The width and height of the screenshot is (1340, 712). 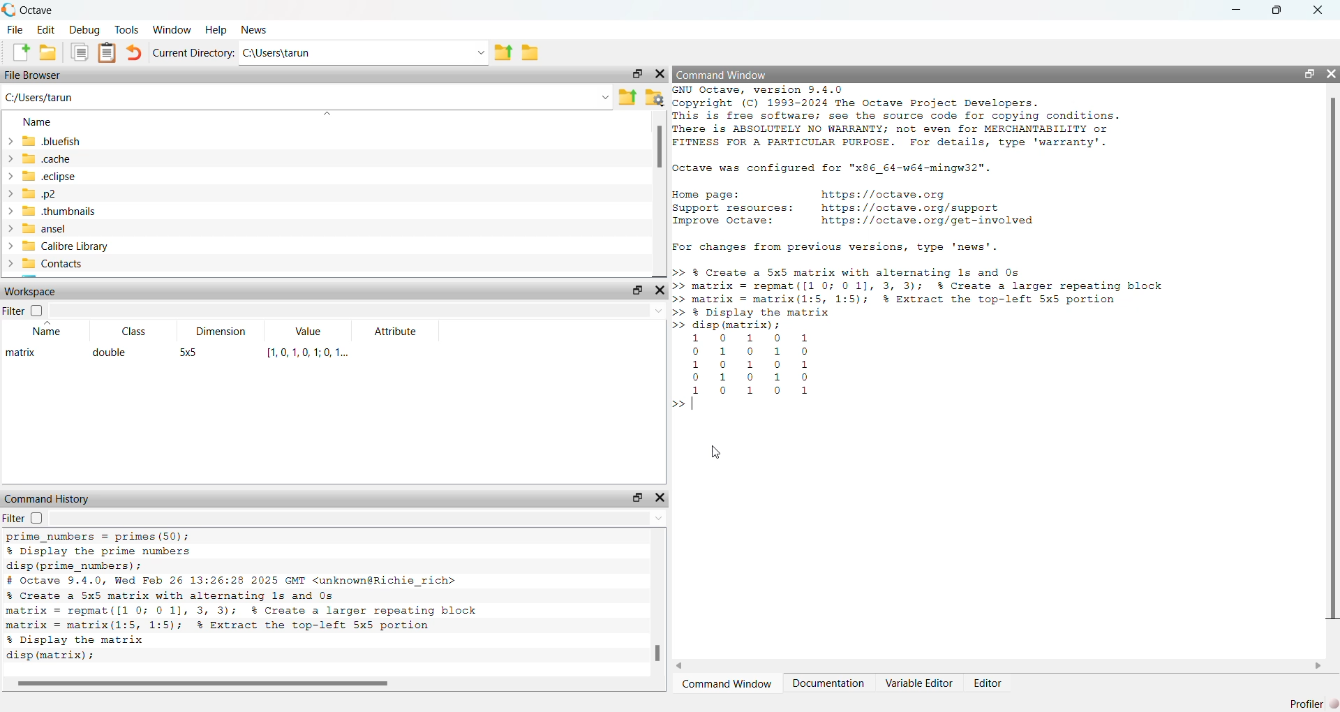 I want to click on close, so click(x=660, y=74).